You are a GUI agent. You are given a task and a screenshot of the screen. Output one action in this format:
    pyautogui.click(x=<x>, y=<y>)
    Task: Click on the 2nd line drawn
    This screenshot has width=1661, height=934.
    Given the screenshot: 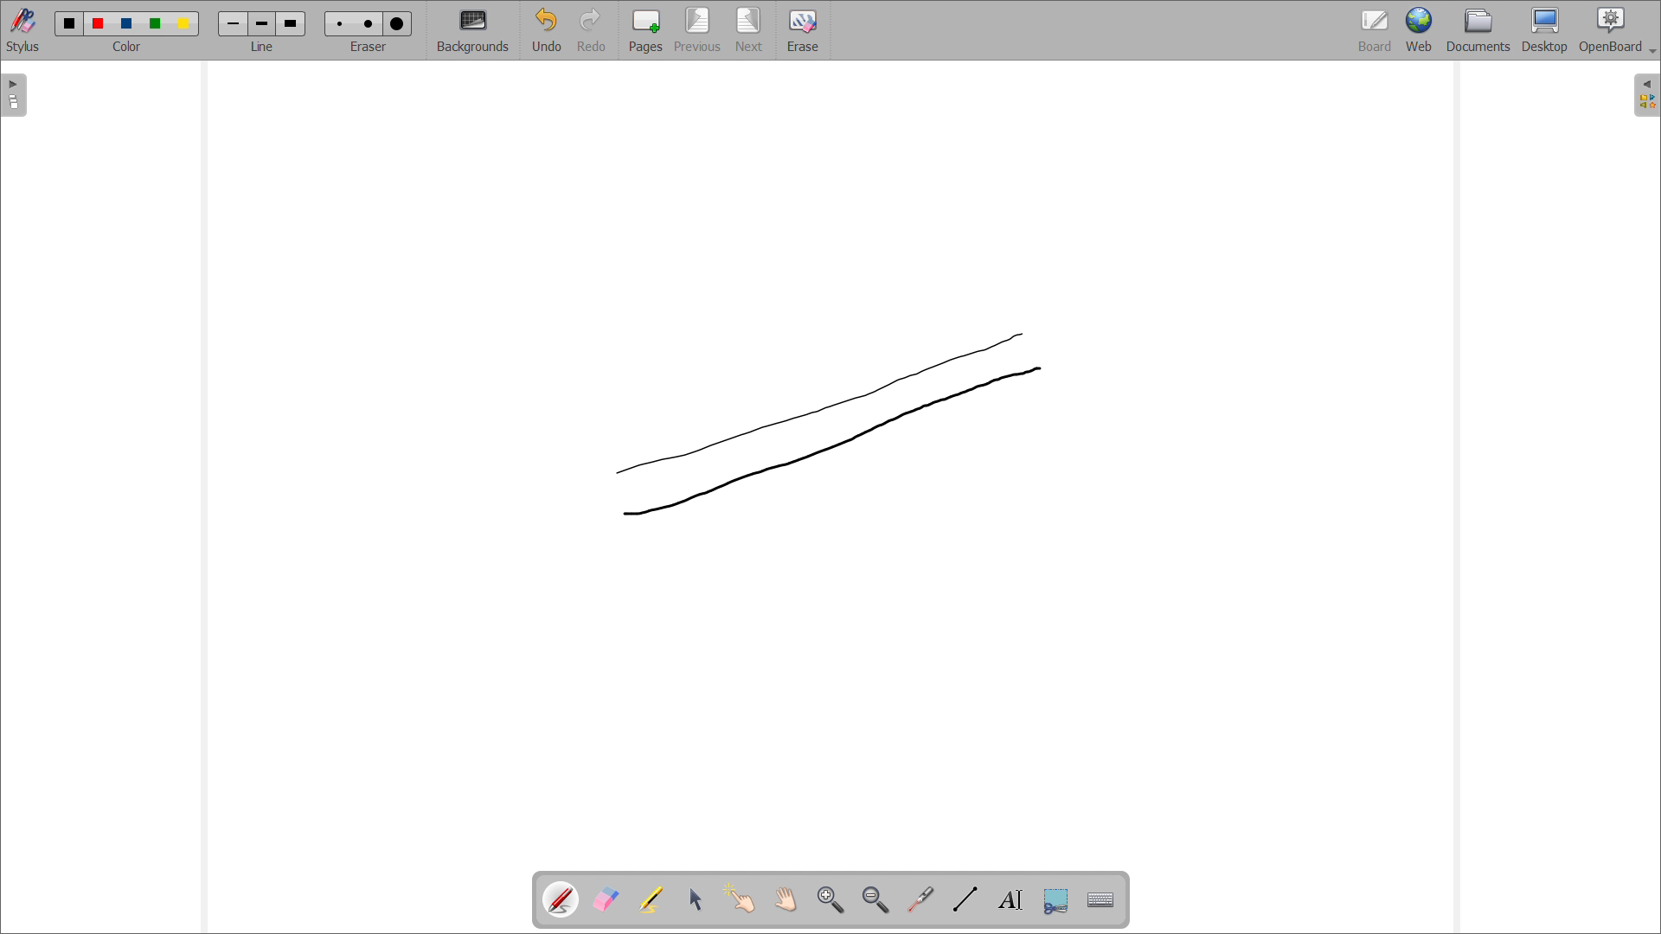 What is the action you would take?
    pyautogui.click(x=823, y=430)
    